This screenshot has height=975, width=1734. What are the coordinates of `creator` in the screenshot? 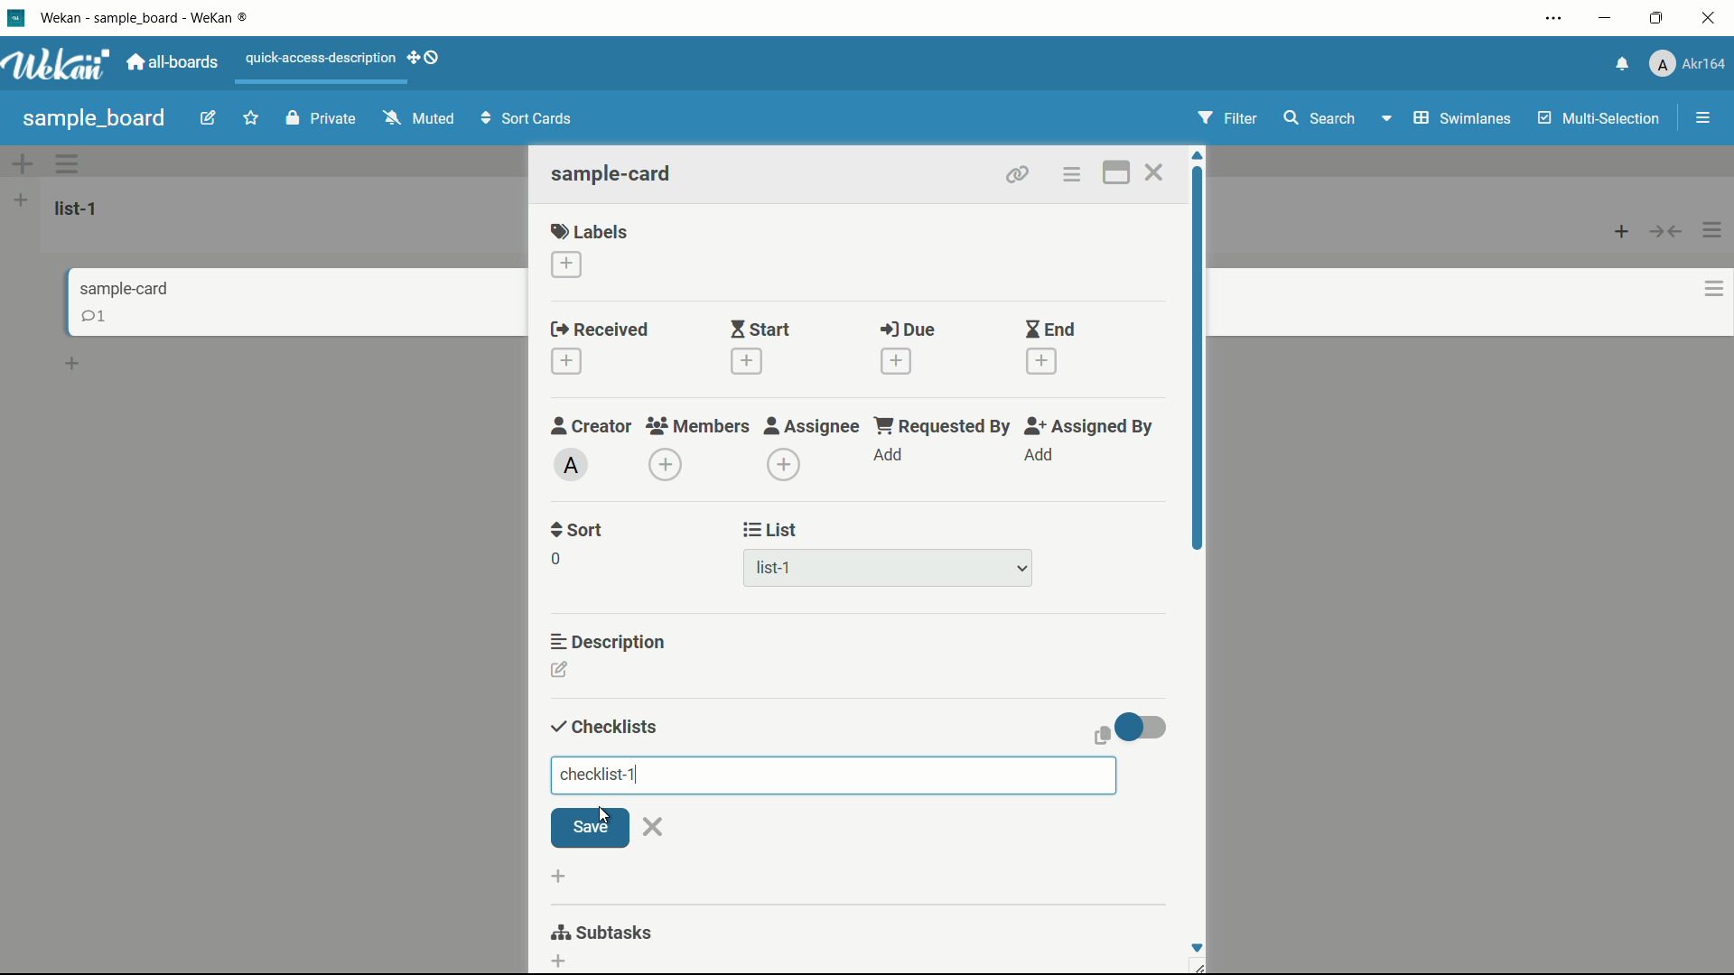 It's located at (589, 428).